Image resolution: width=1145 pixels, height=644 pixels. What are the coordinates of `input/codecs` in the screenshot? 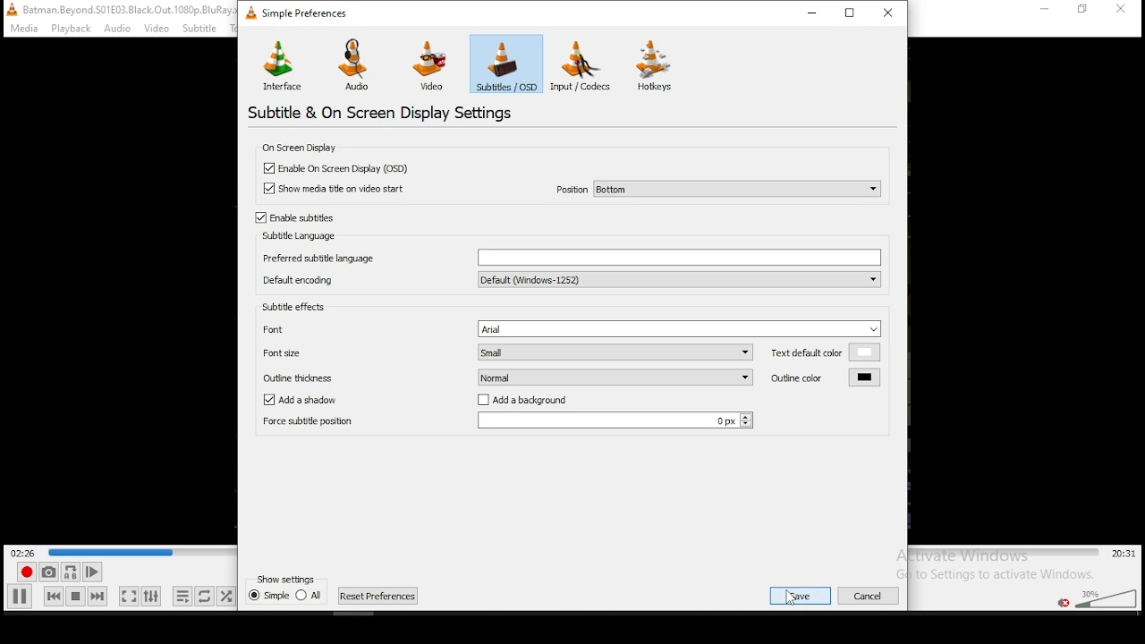 It's located at (585, 65).